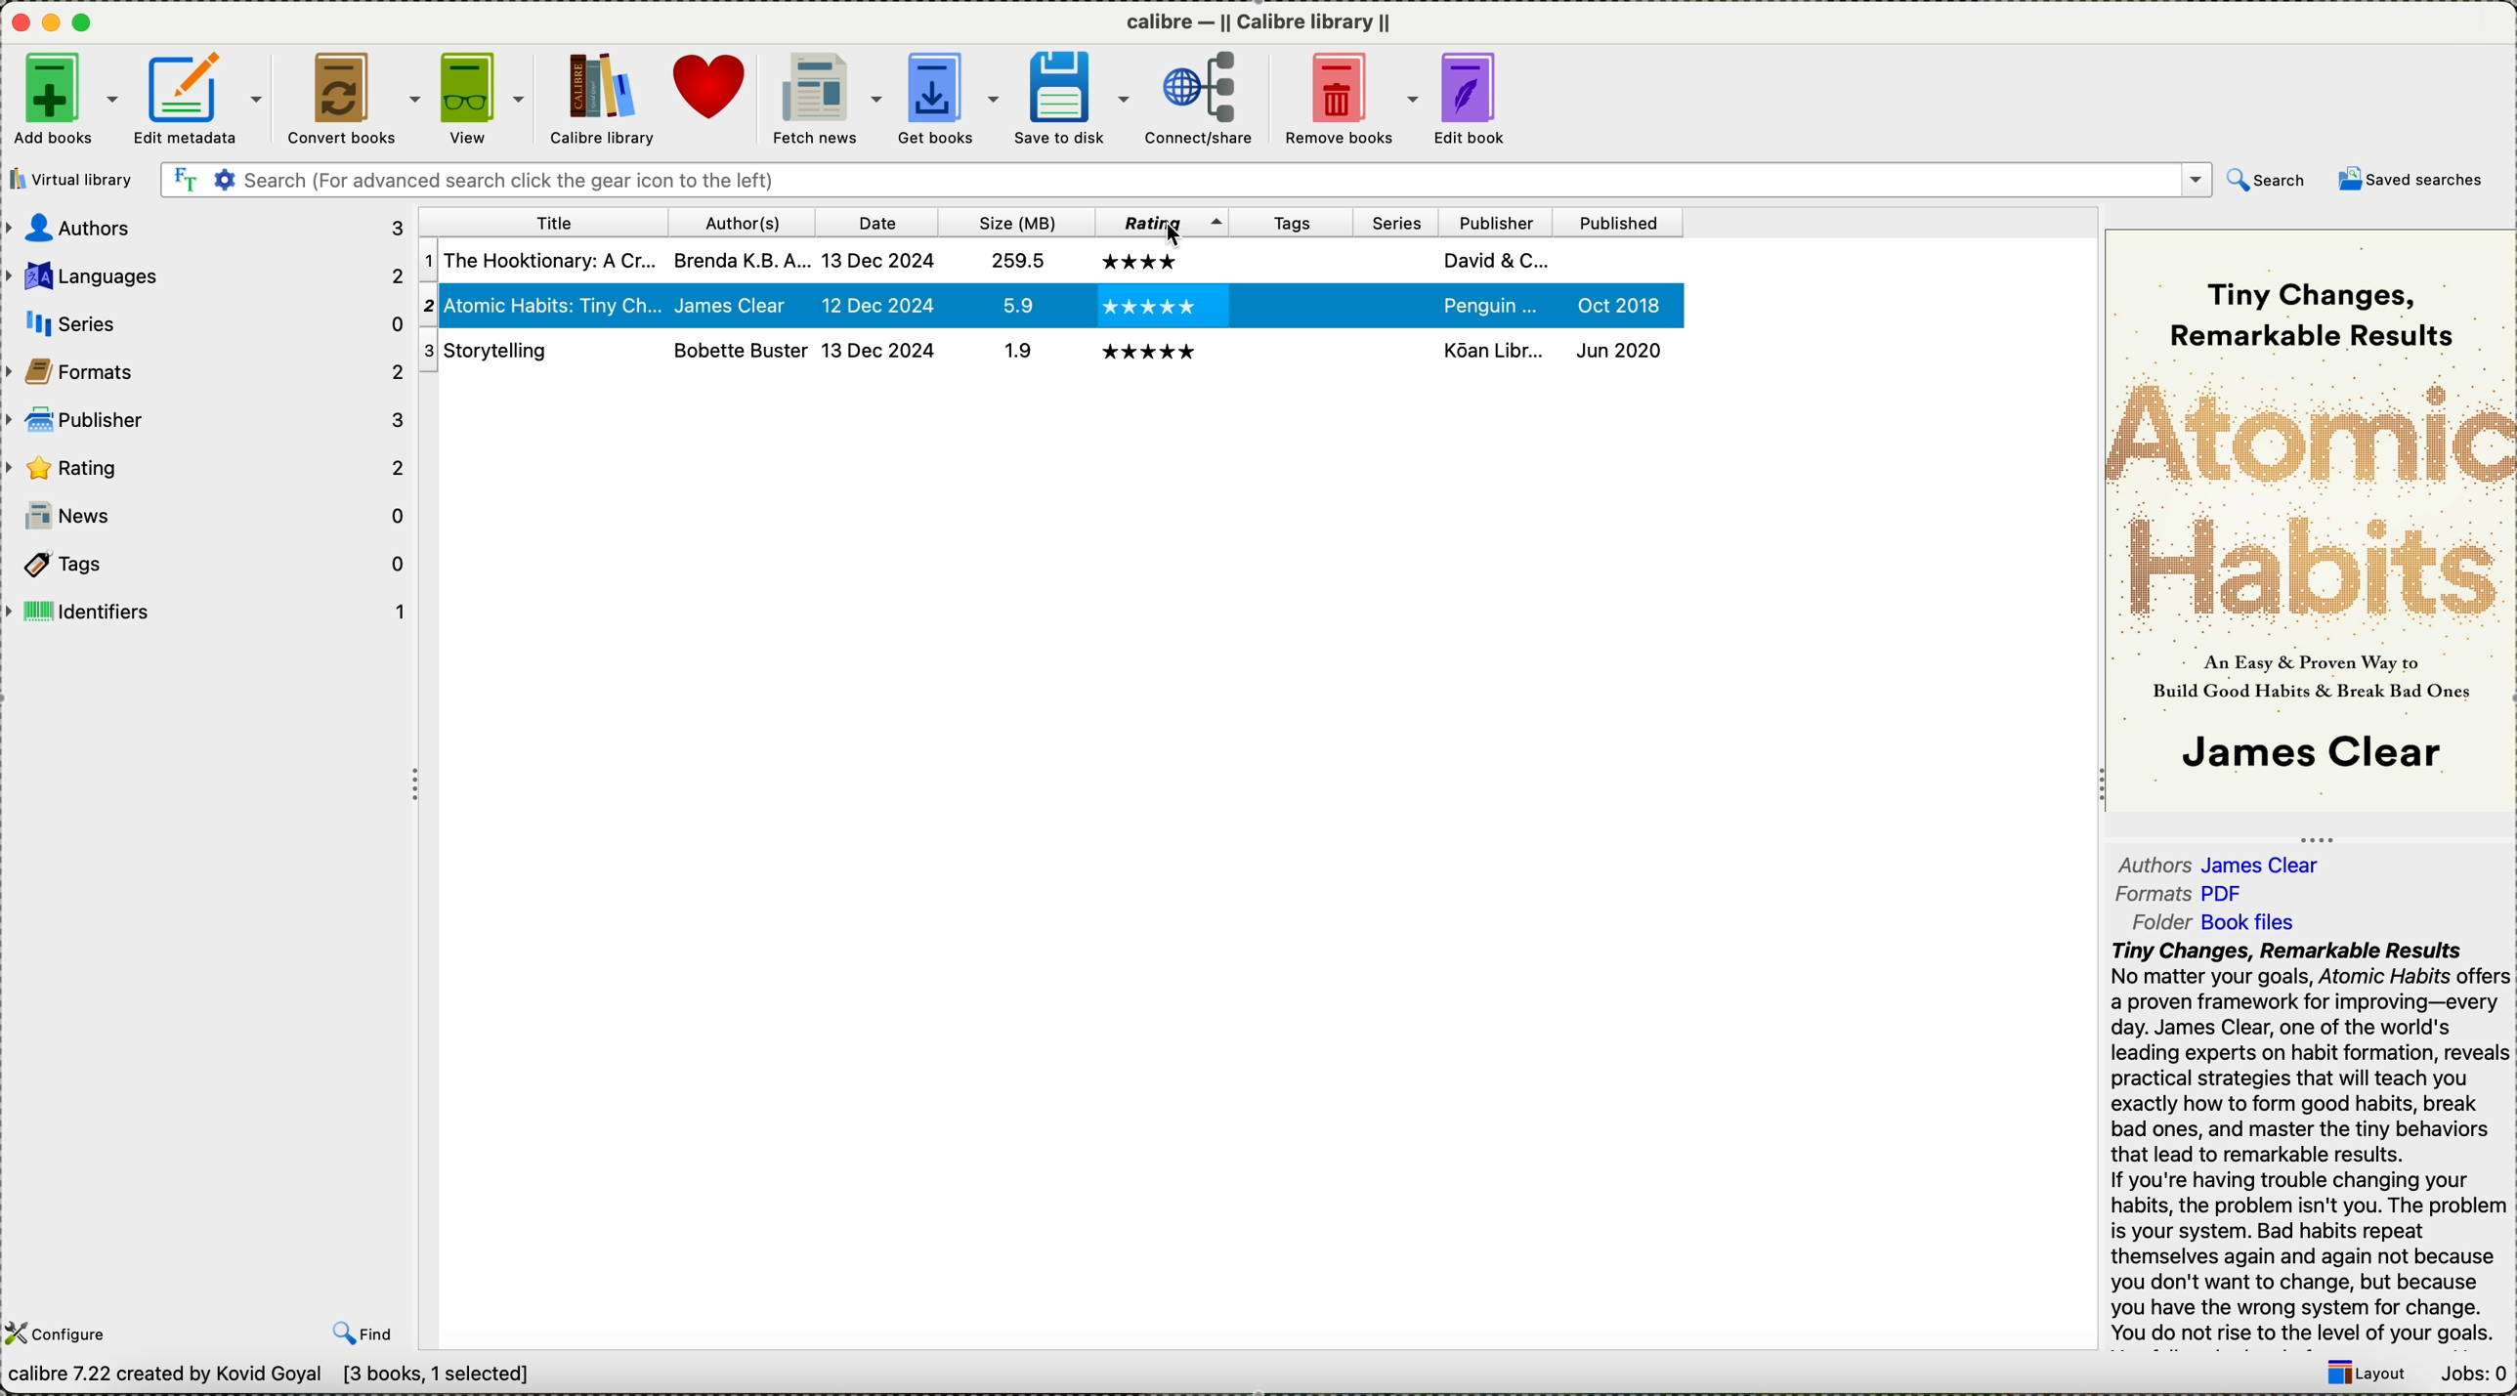 Image resolution: width=2517 pixels, height=1396 pixels. What do you see at coordinates (2154, 863) in the screenshot?
I see `Authors` at bounding box center [2154, 863].